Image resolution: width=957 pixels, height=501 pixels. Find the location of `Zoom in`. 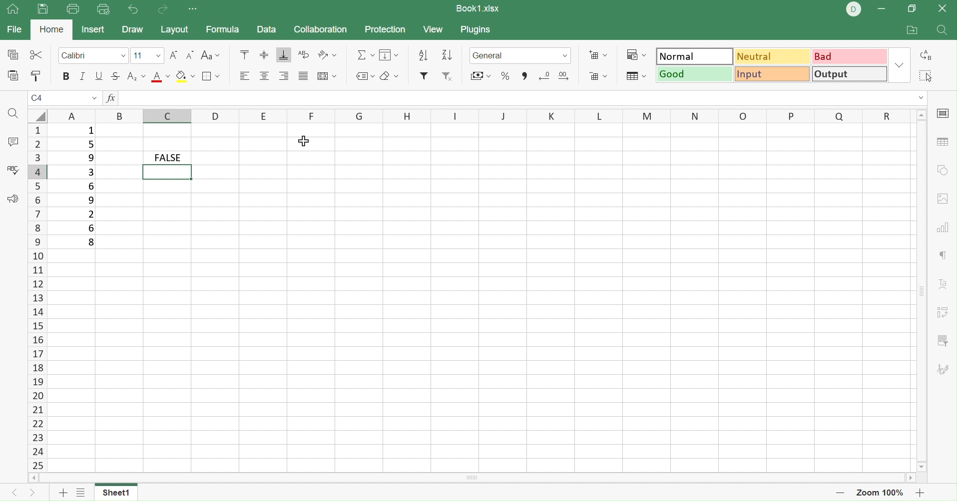

Zoom in is located at coordinates (923, 493).